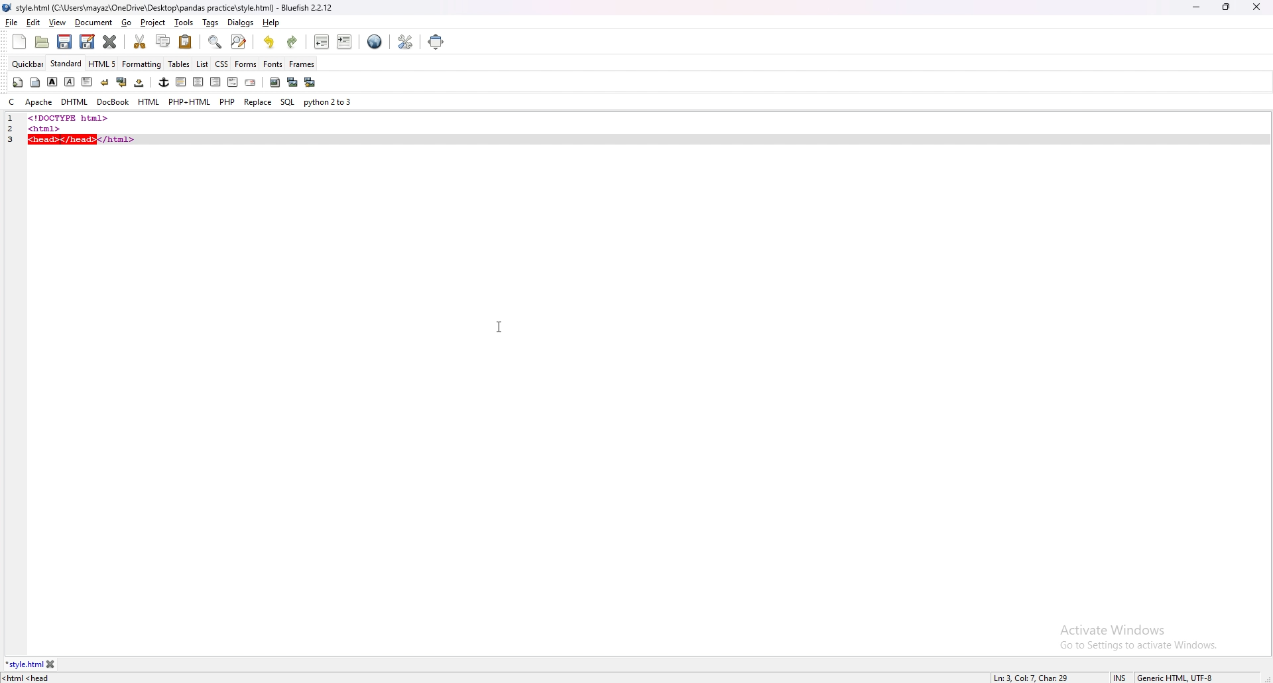 The width and height of the screenshot is (1273, 683). I want to click on encoding, so click(1175, 676).